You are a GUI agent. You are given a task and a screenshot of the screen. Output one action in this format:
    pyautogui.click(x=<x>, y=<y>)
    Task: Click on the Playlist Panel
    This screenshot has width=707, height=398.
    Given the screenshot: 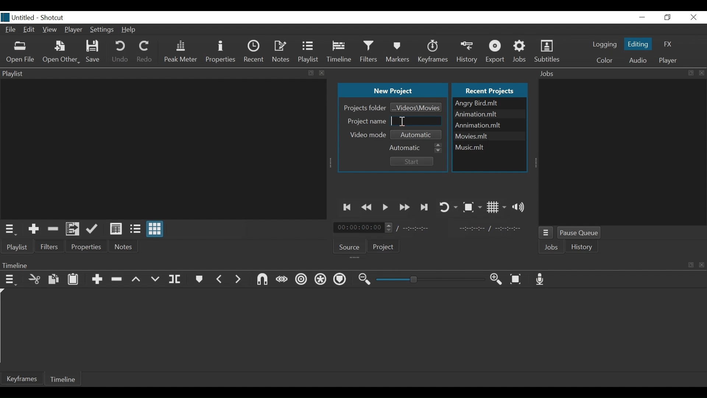 What is the action you would take?
    pyautogui.click(x=164, y=73)
    